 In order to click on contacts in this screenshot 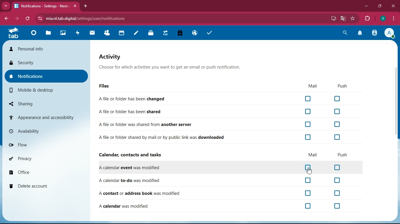, I will do `click(374, 34)`.